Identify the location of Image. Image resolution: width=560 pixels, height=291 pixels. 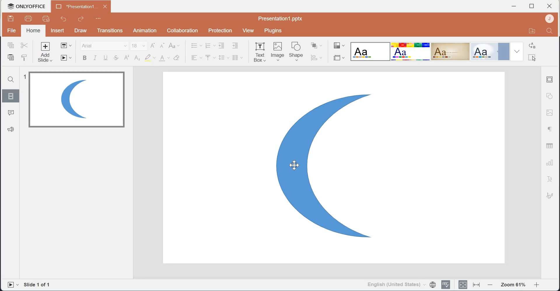
(76, 100).